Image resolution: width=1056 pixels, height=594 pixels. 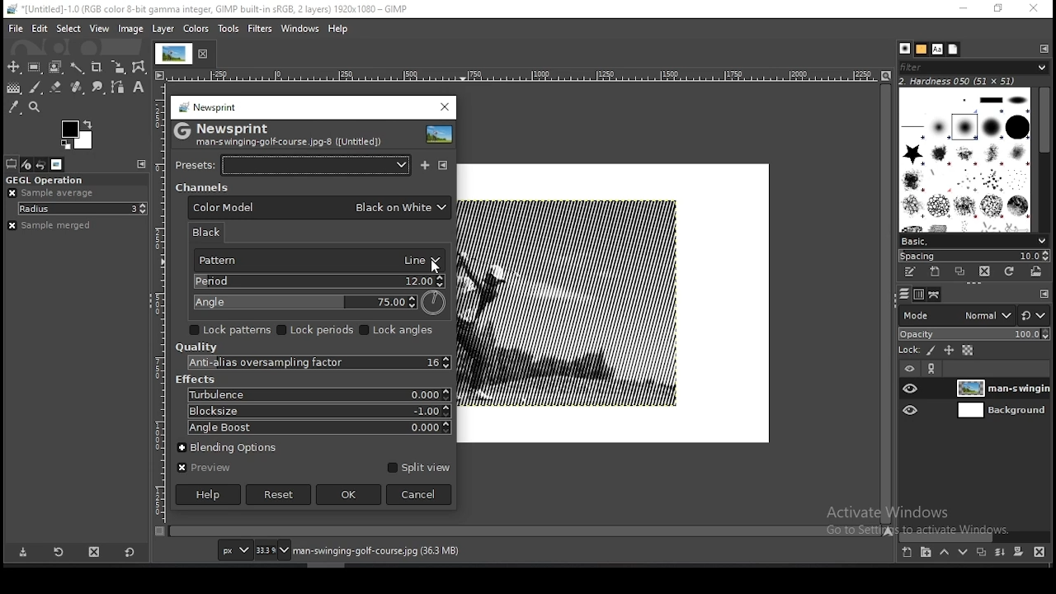 I want to click on presets, so click(x=295, y=164).